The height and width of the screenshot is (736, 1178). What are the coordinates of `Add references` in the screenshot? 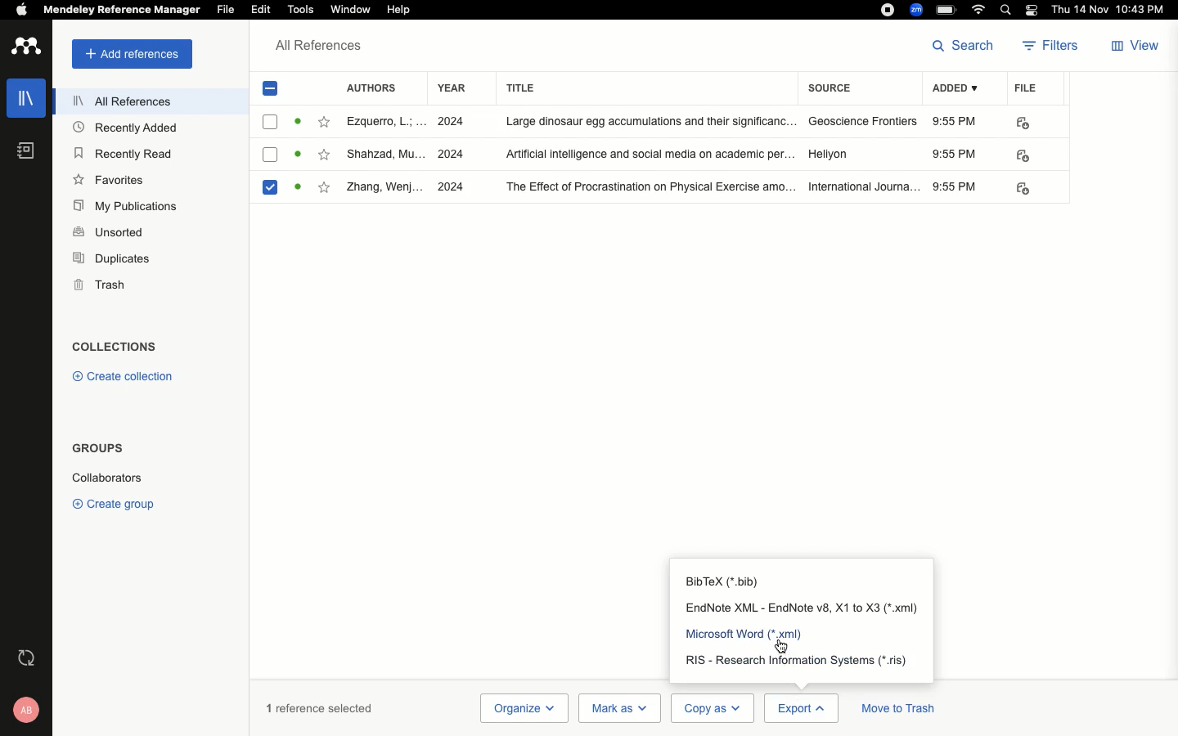 It's located at (132, 54).